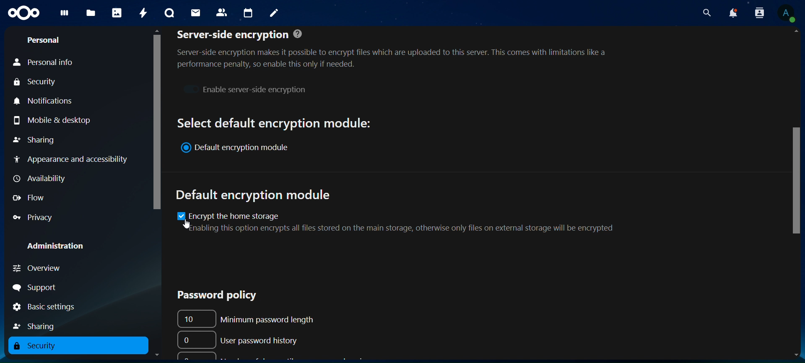 The width and height of the screenshot is (805, 363). I want to click on files, so click(91, 13).